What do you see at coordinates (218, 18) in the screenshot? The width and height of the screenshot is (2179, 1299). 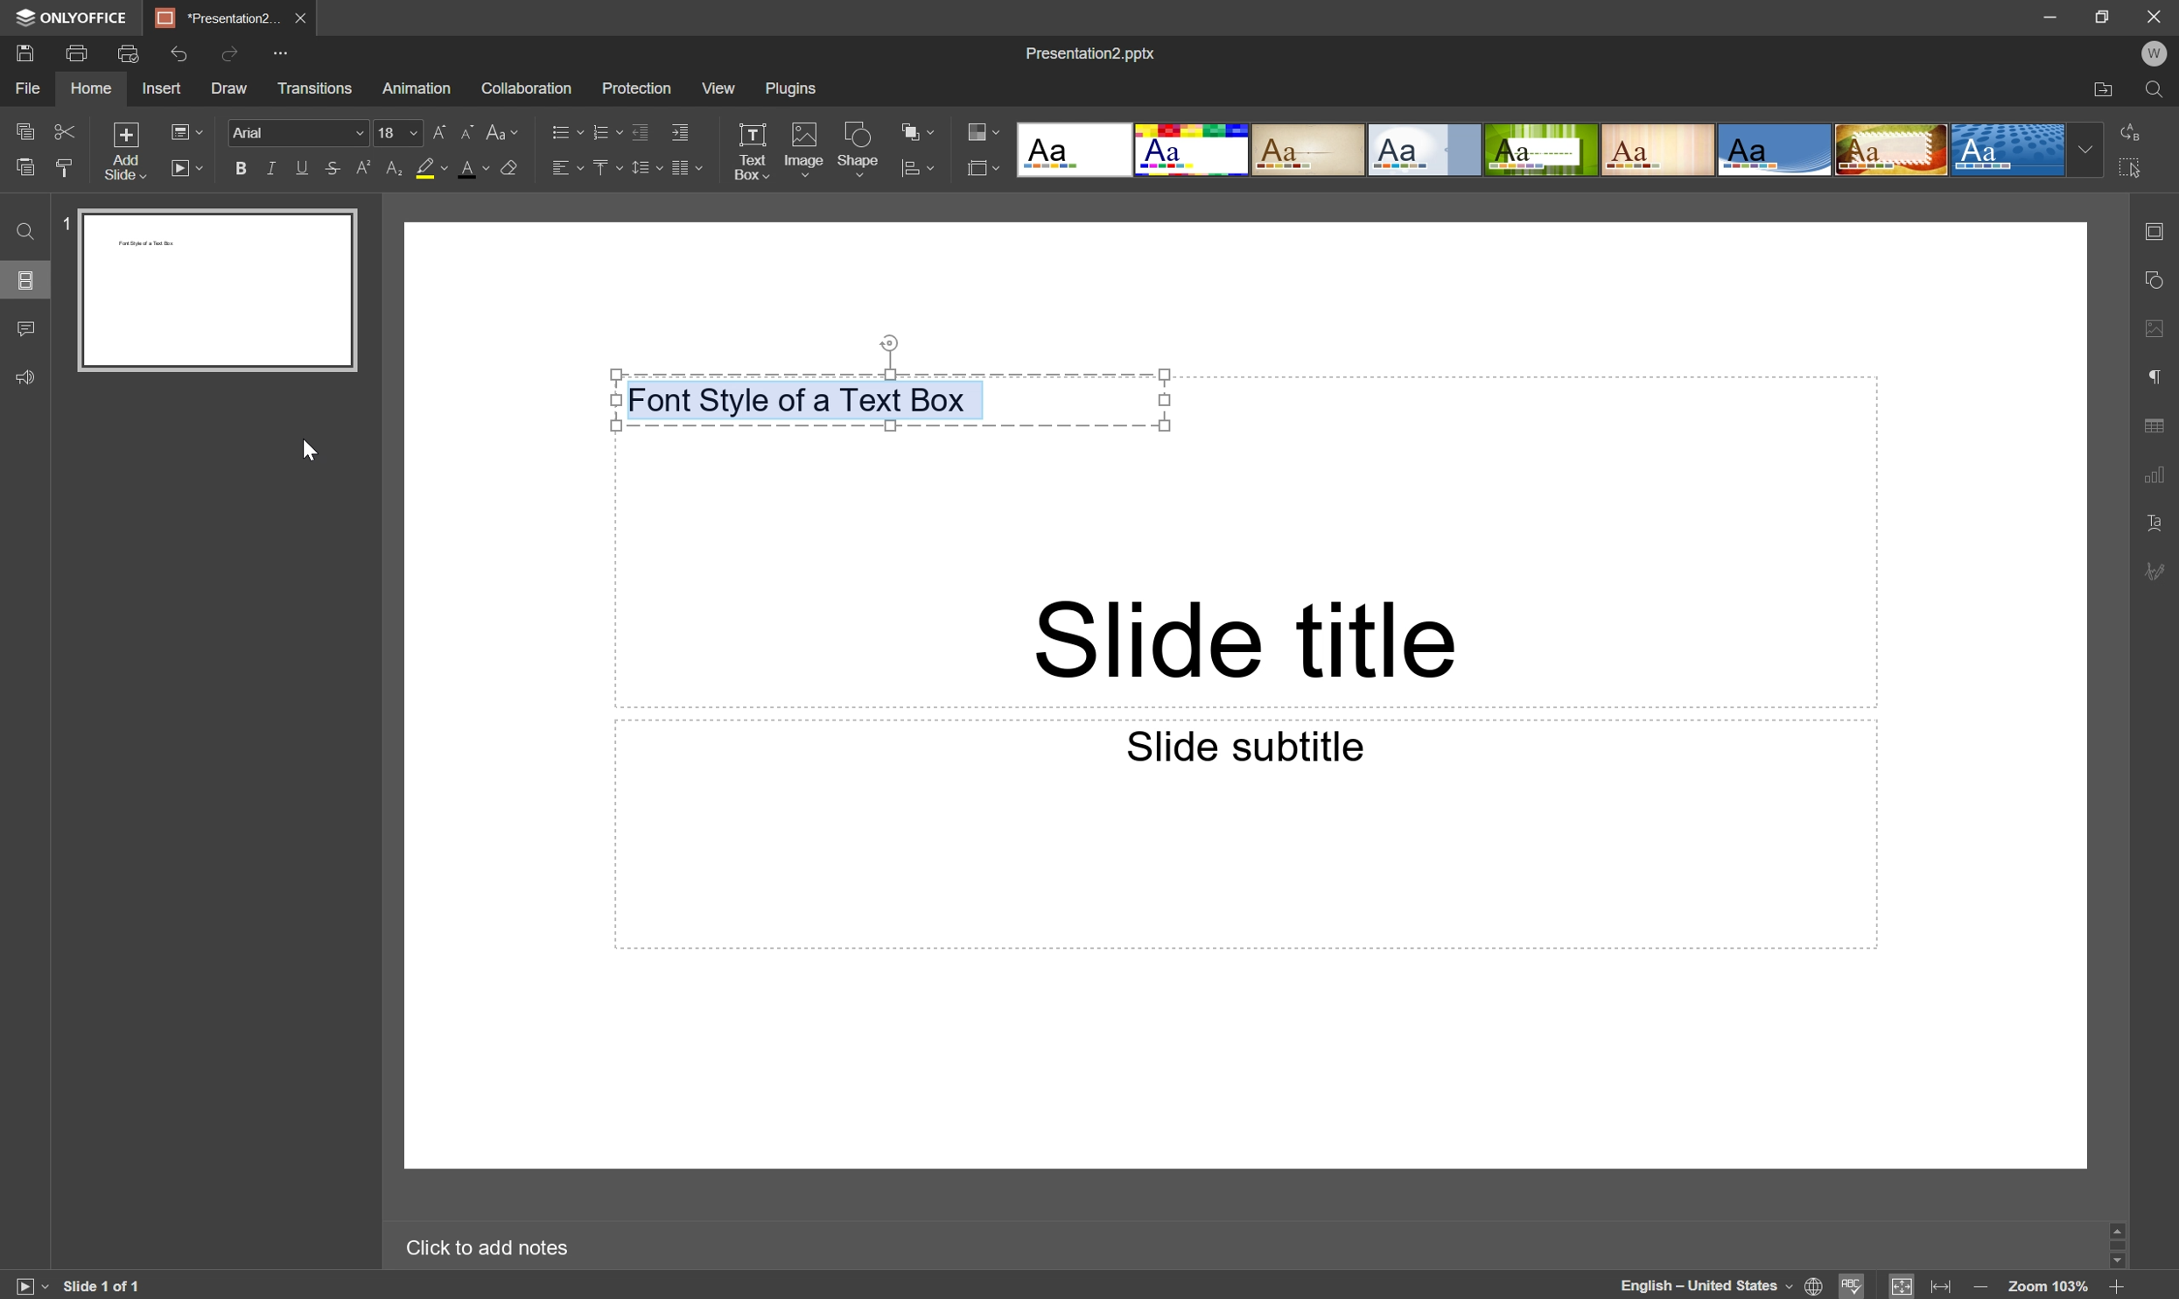 I see `*Presentation2...` at bounding box center [218, 18].